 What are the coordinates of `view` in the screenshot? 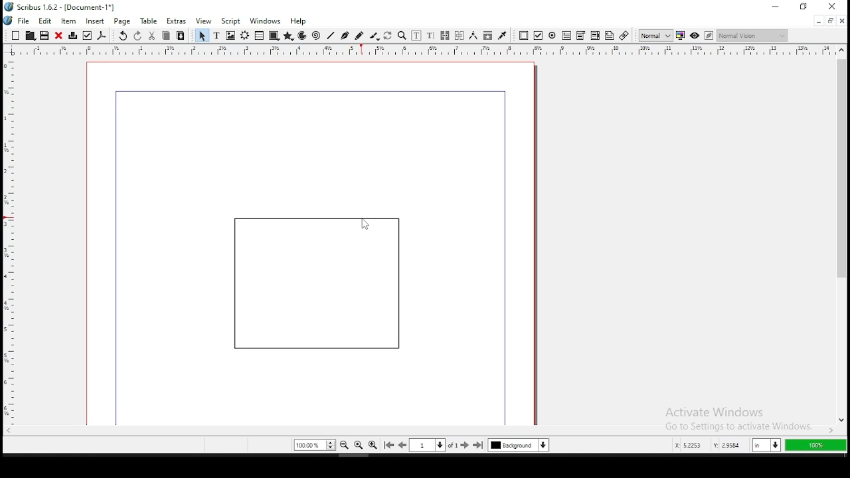 It's located at (204, 22).